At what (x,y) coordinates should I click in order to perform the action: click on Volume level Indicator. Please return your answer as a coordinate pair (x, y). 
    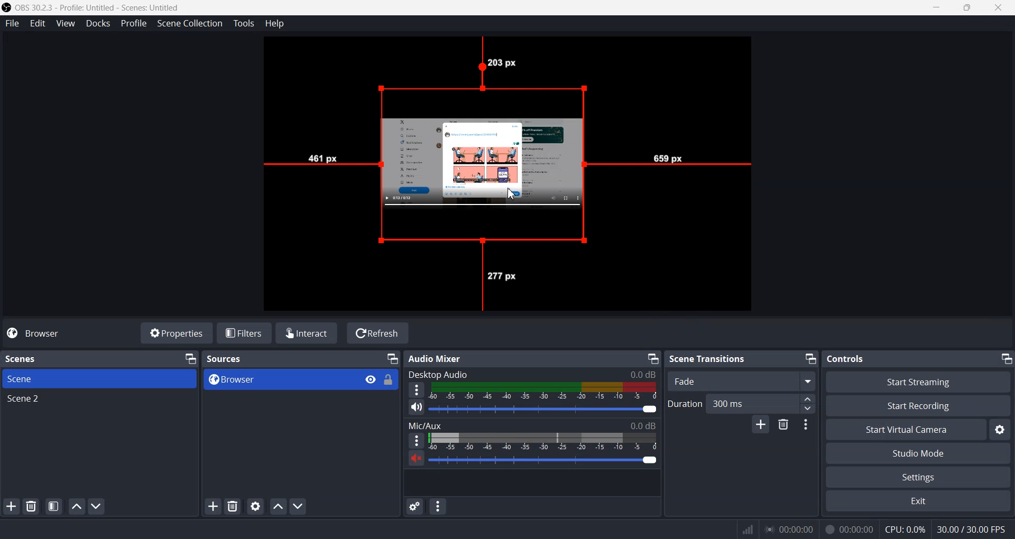
    Looking at the image, I should click on (545, 392).